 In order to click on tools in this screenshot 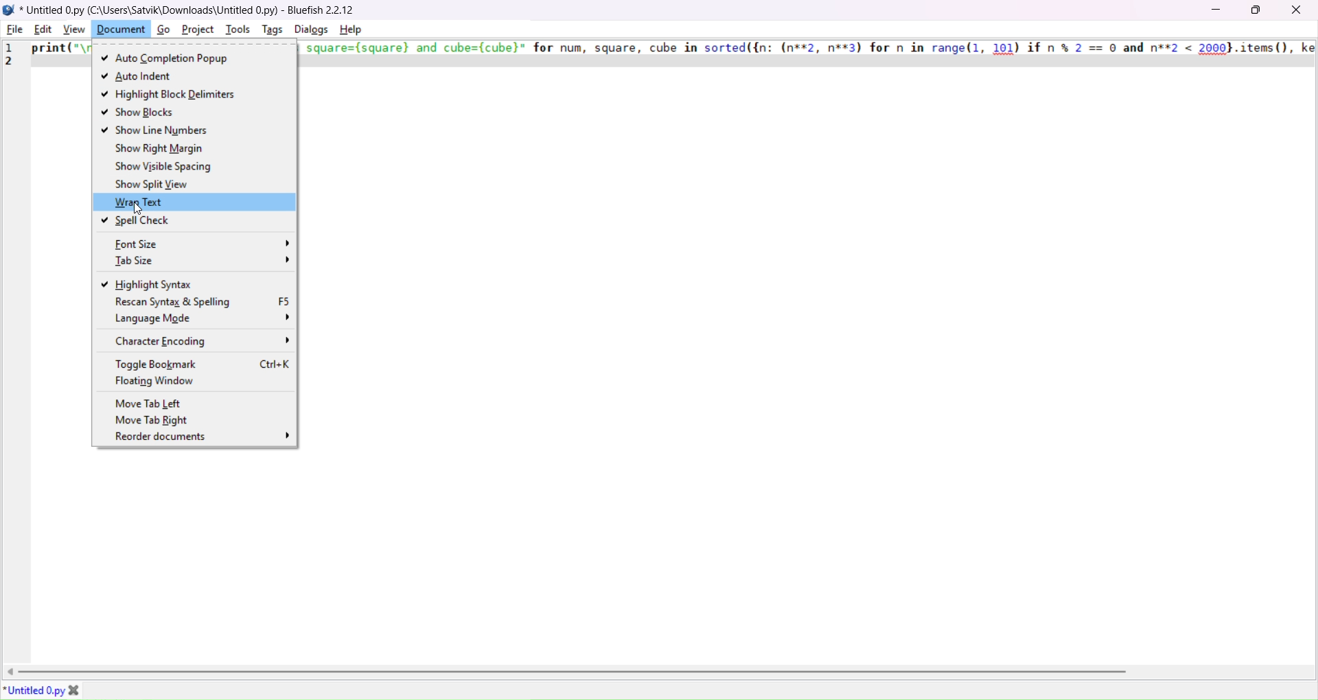, I will do `click(236, 29)`.